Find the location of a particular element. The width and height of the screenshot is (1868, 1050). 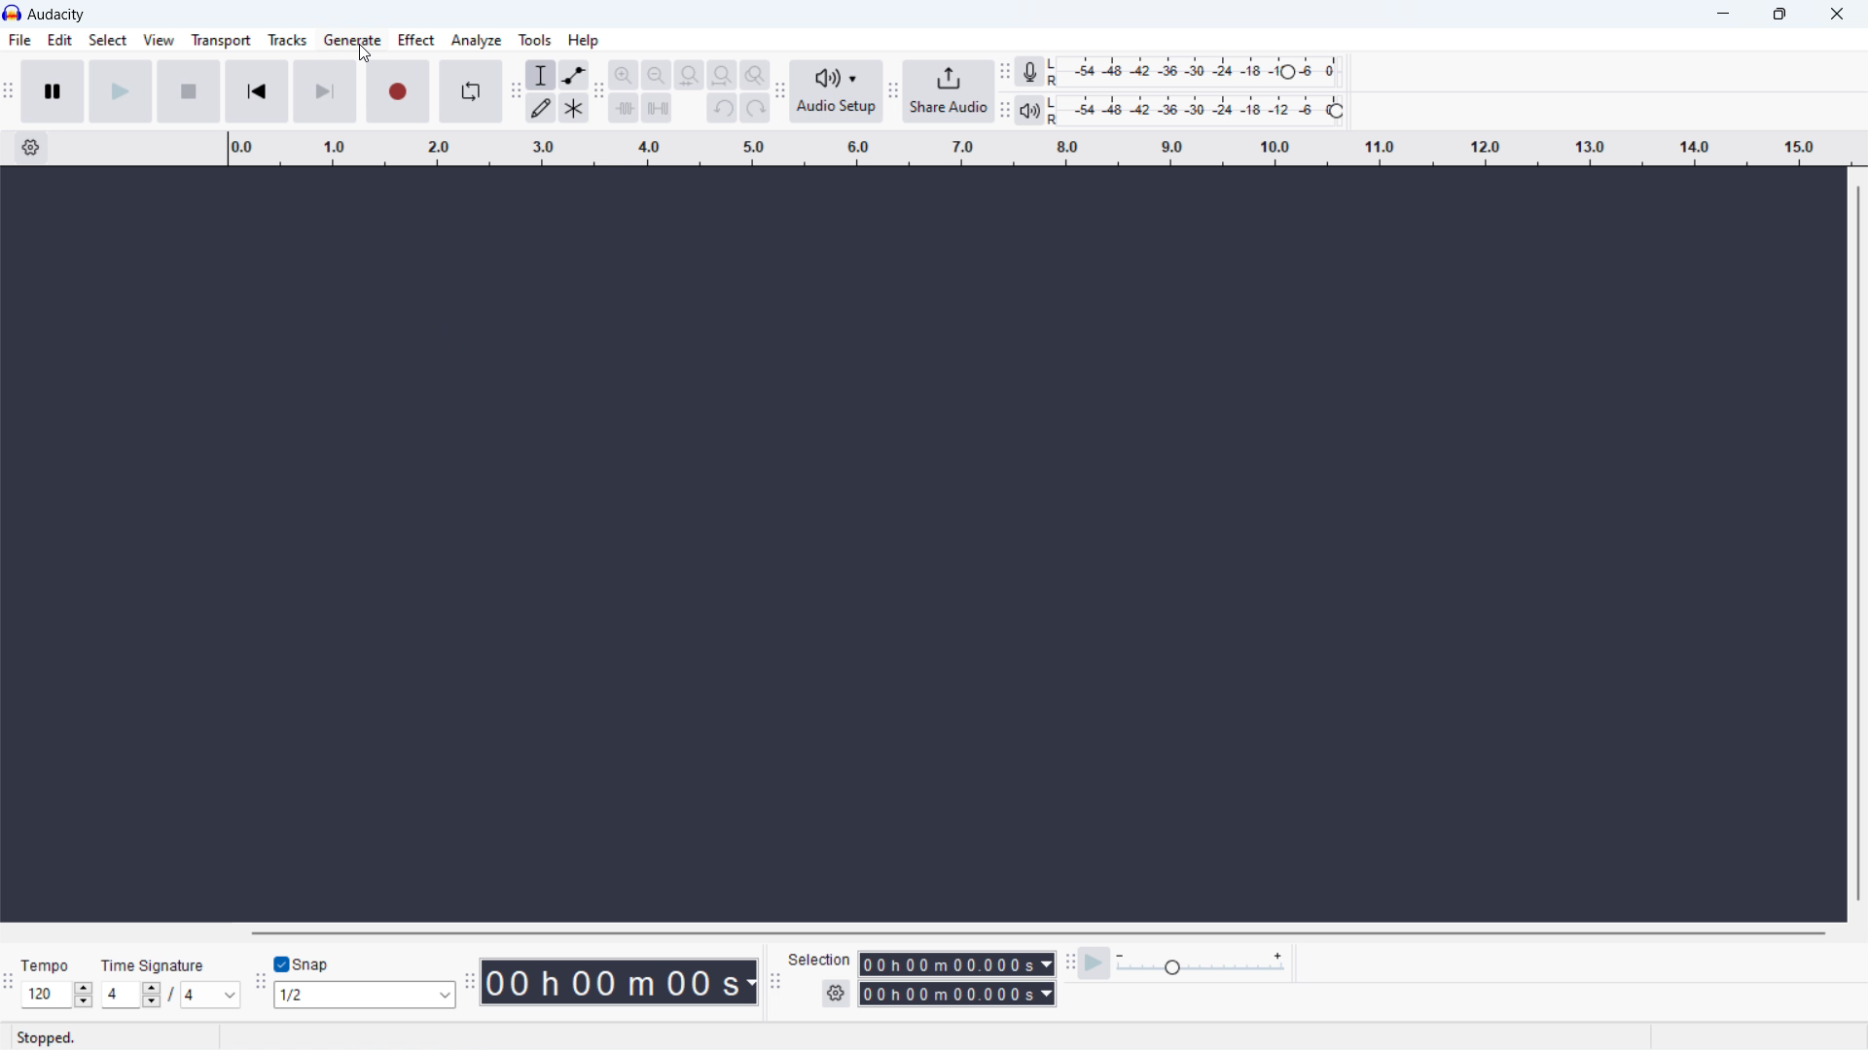

tracks is located at coordinates (287, 40).